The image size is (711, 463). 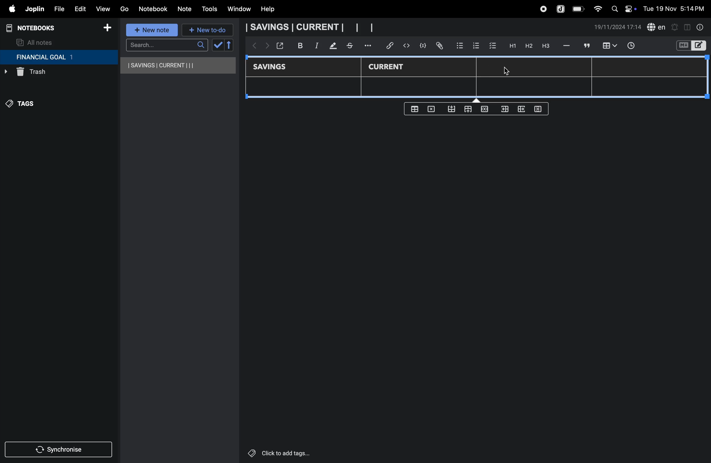 What do you see at coordinates (209, 9) in the screenshot?
I see `tools` at bounding box center [209, 9].